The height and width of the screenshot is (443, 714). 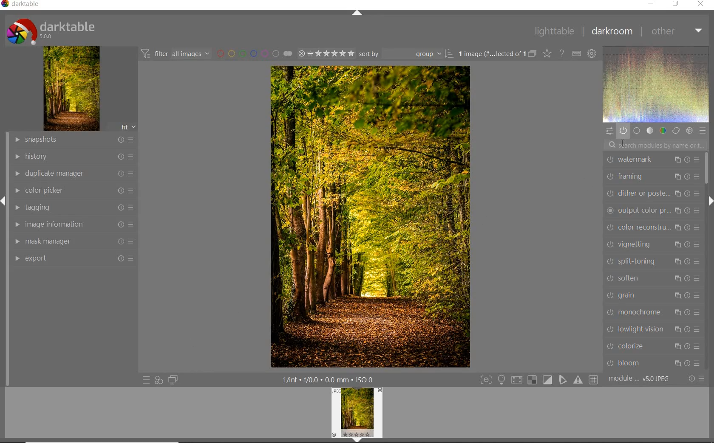 What do you see at coordinates (537, 380) in the screenshot?
I see `toggle modes` at bounding box center [537, 380].